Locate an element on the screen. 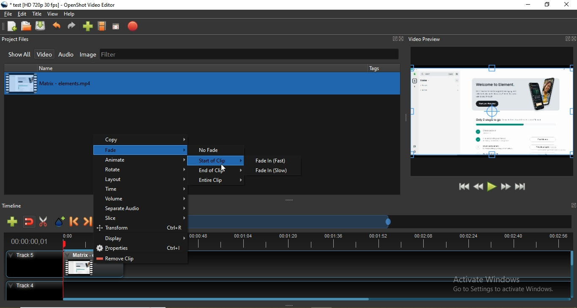 The height and width of the screenshot is (308, 577). View  is located at coordinates (54, 14).